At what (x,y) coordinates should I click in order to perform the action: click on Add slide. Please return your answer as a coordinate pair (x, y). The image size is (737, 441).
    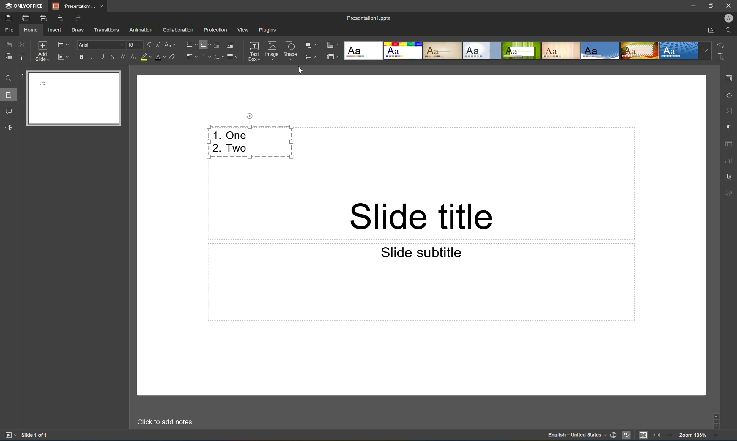
    Looking at the image, I should click on (42, 51).